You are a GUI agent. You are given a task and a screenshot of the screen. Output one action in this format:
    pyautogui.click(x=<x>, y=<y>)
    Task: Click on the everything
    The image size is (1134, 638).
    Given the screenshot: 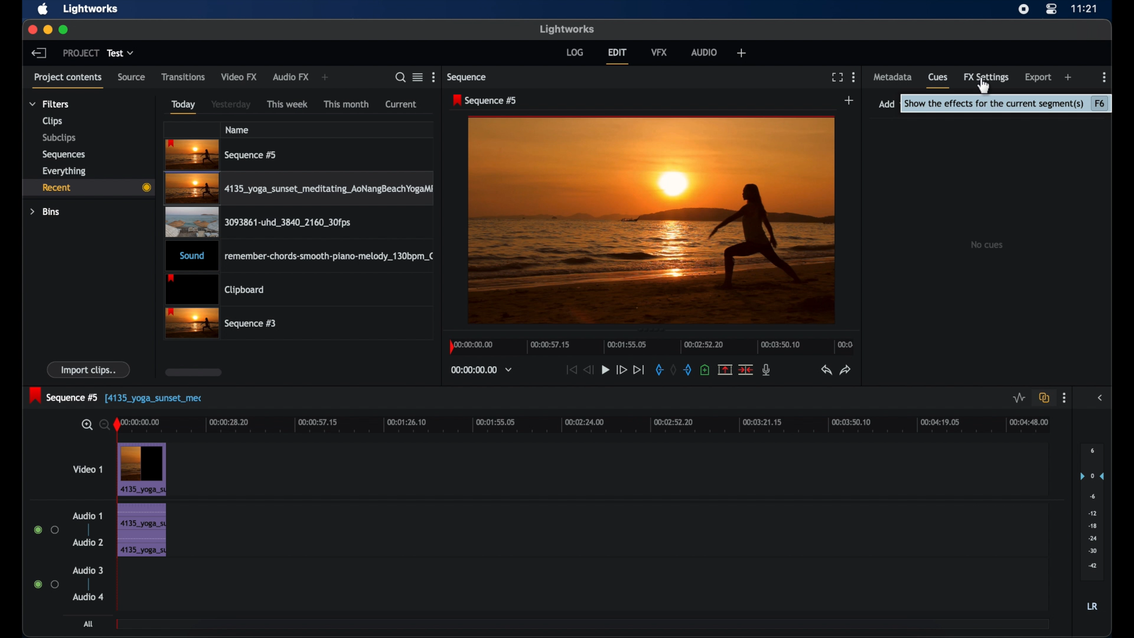 What is the action you would take?
    pyautogui.click(x=64, y=171)
    